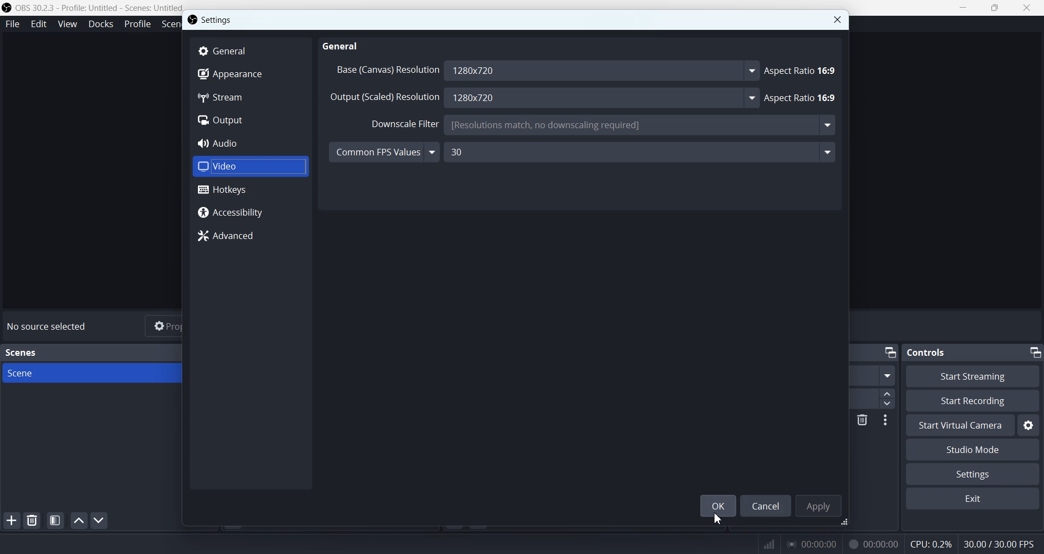  I want to click on Aspect Ratio 16:9, so click(801, 98).